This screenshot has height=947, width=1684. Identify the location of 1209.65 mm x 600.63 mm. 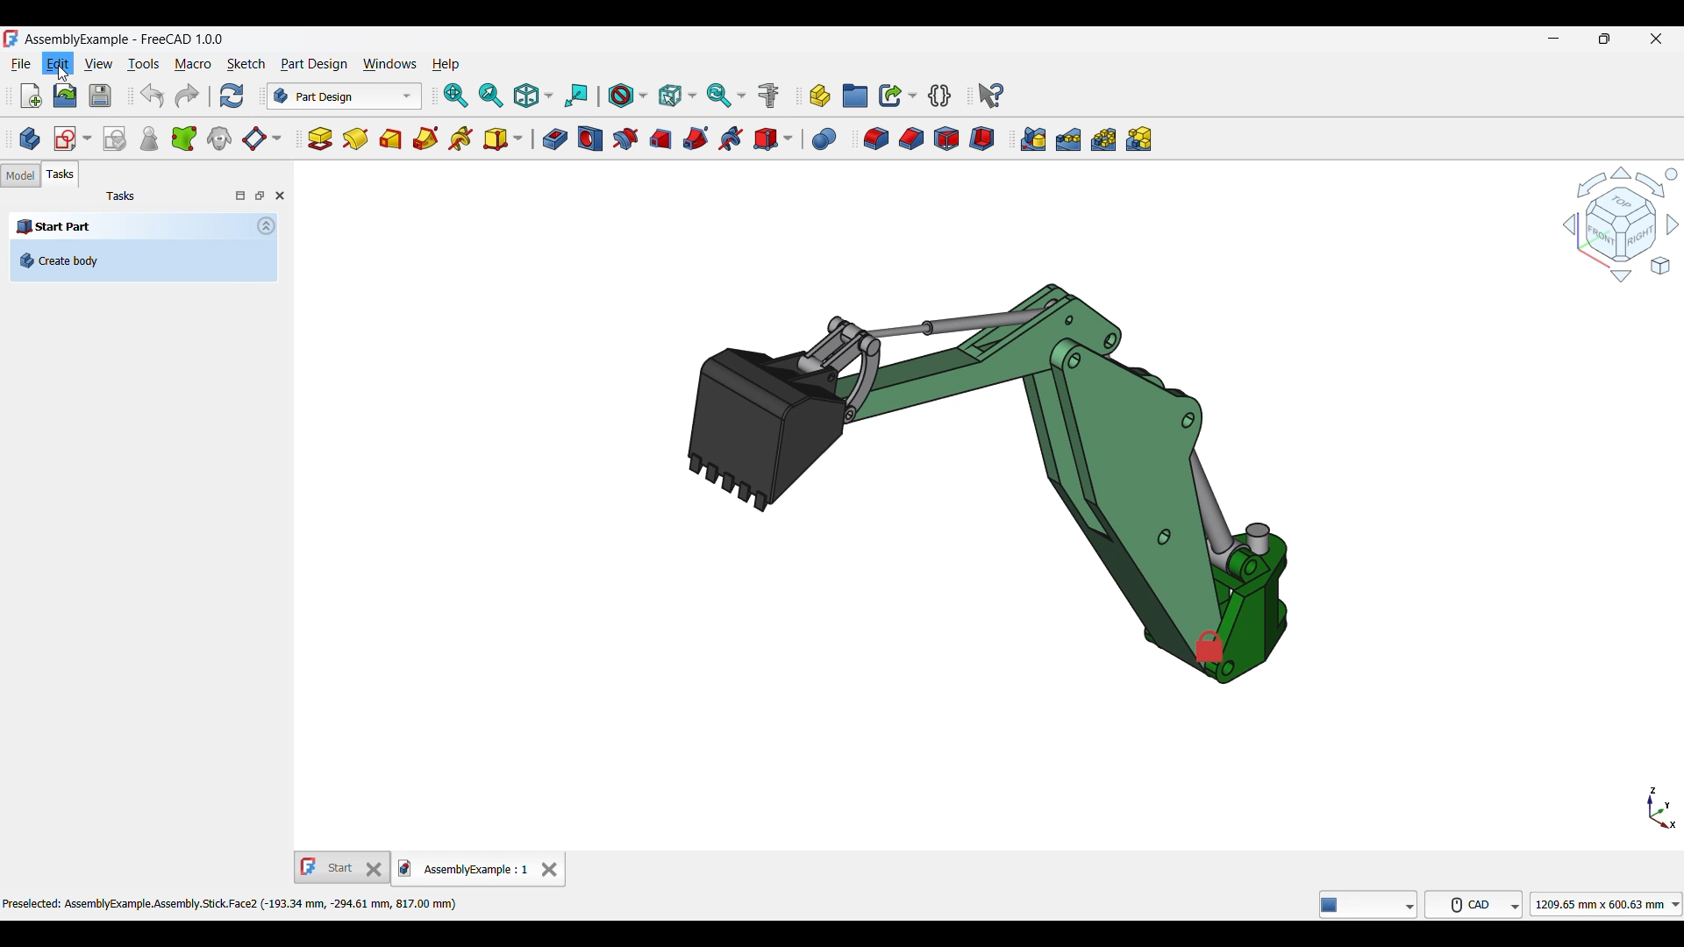
(1606, 904).